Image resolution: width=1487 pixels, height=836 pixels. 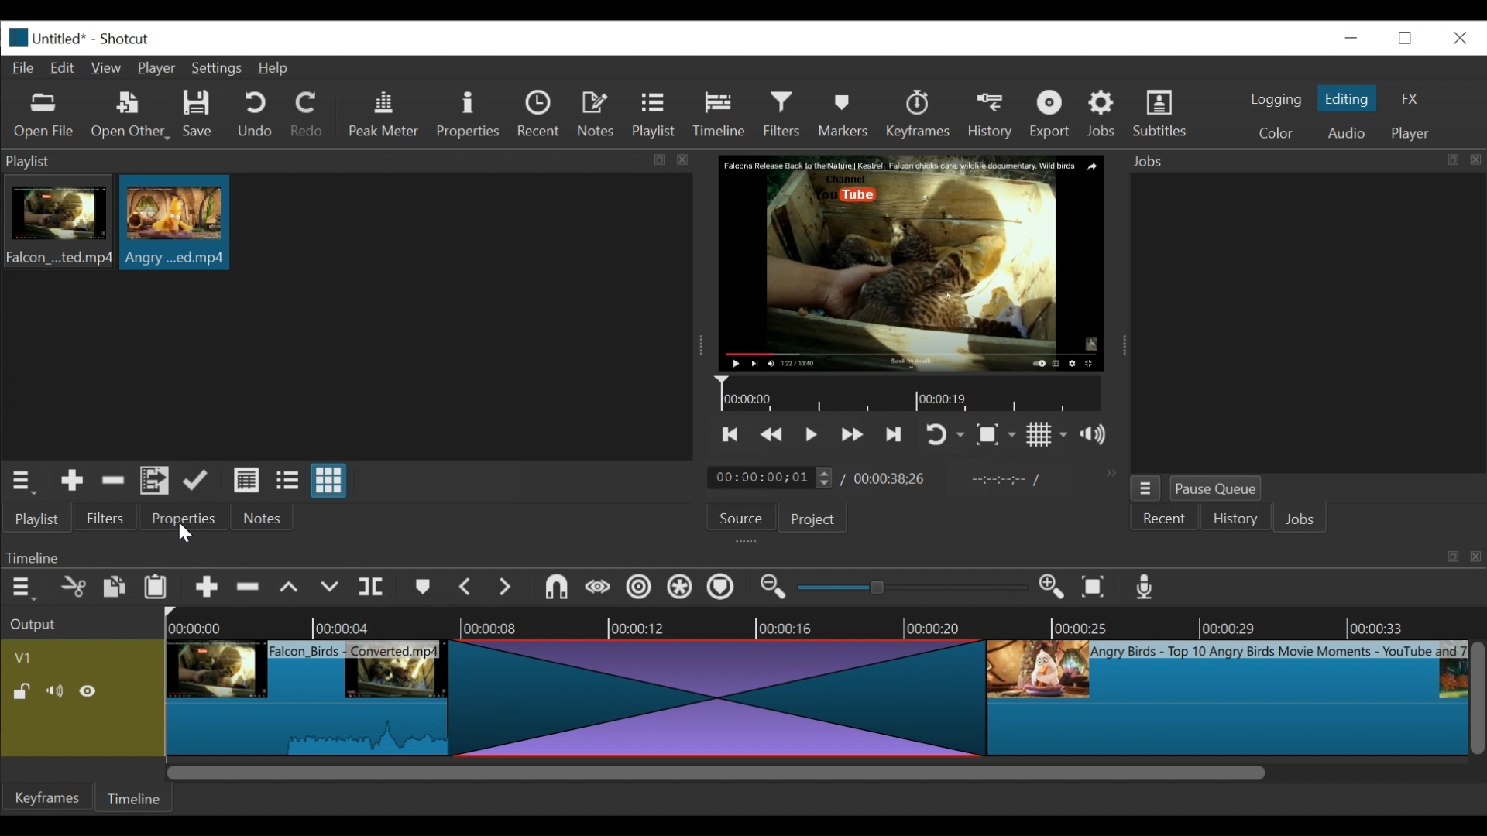 What do you see at coordinates (257, 115) in the screenshot?
I see `Undo` at bounding box center [257, 115].